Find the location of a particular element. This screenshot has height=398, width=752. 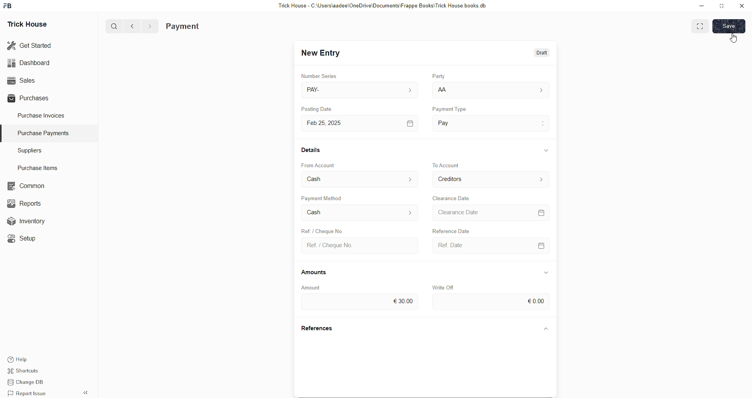

Reference Date is located at coordinates (450, 230).